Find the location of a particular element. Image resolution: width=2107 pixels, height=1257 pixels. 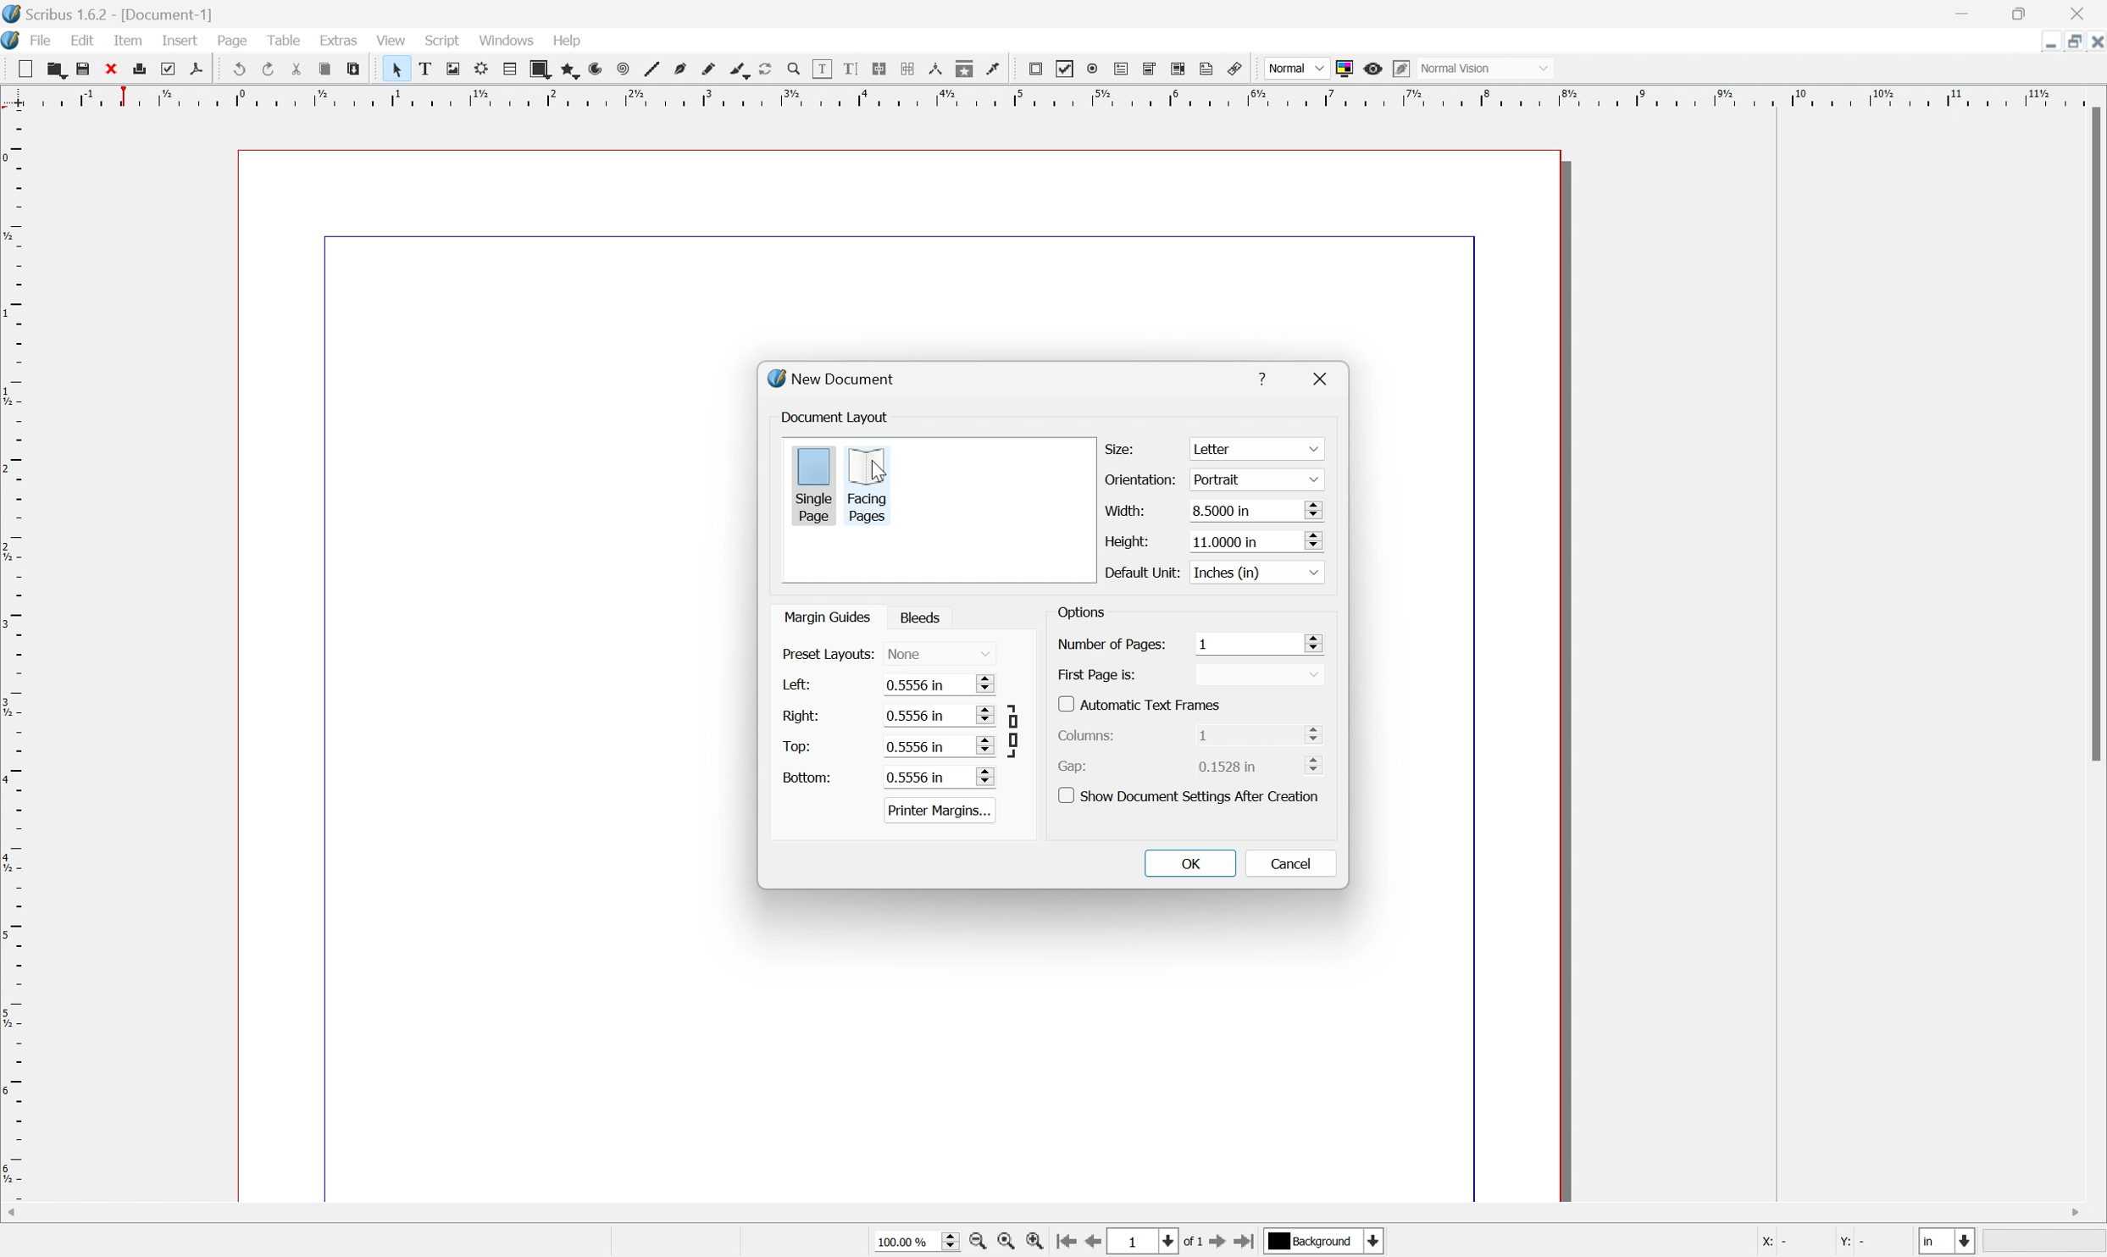

Minimize is located at coordinates (2036, 41).